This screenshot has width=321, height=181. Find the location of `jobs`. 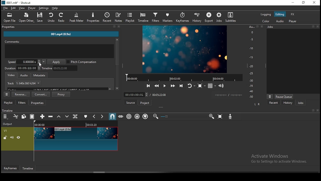

jobs is located at coordinates (293, 27).